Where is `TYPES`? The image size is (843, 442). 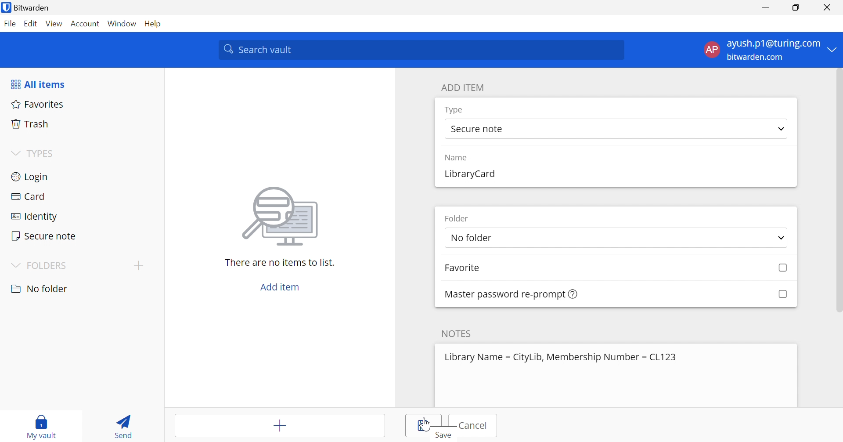
TYPES is located at coordinates (35, 153).